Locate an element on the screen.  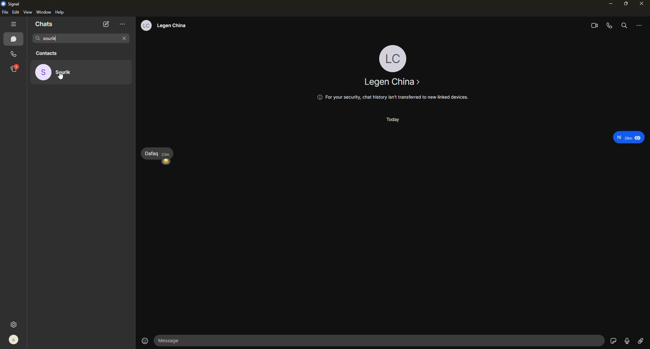
voice call is located at coordinates (610, 26).